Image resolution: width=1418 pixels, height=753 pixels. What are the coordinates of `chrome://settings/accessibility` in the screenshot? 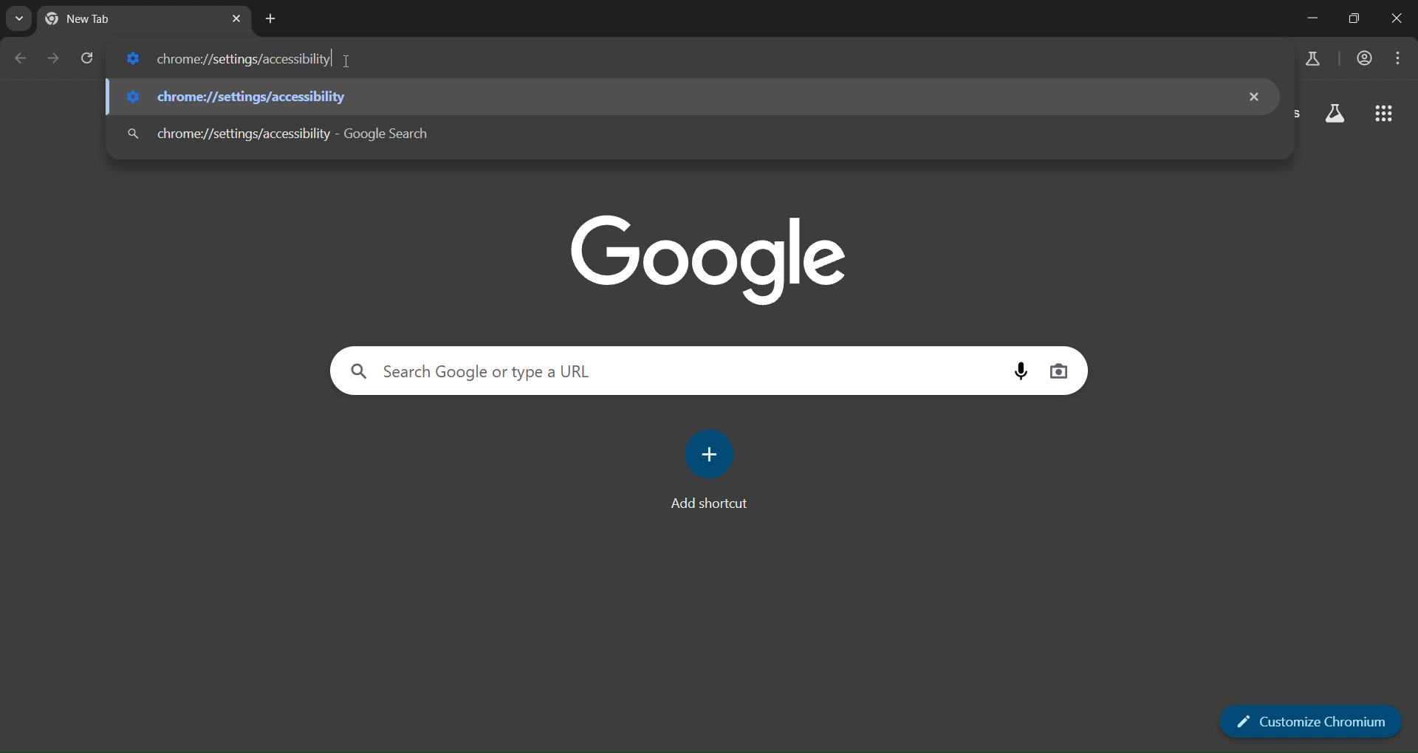 It's located at (271, 97).